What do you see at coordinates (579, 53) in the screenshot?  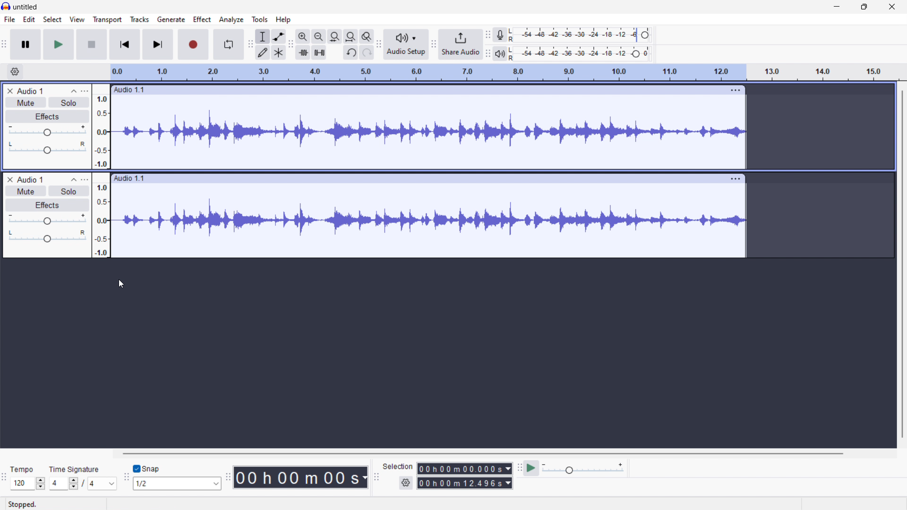 I see `playback level` at bounding box center [579, 53].